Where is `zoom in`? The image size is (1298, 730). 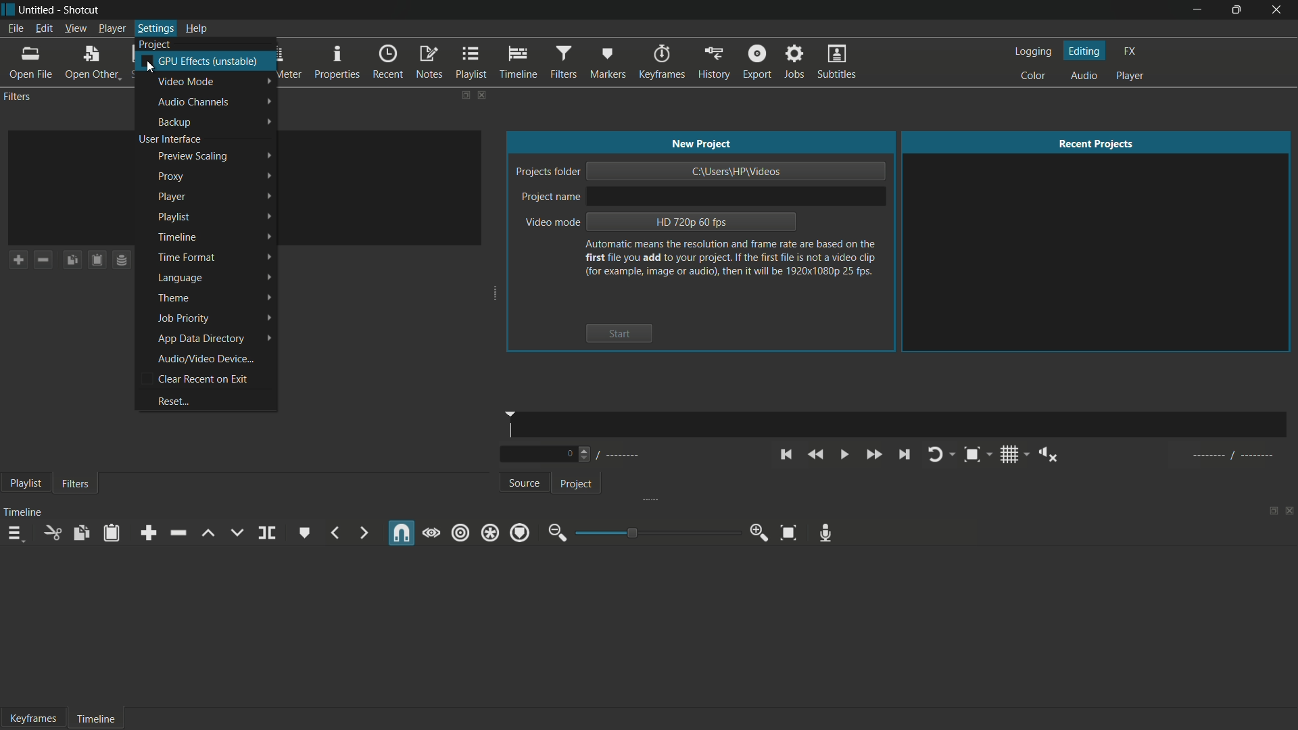
zoom in is located at coordinates (761, 533).